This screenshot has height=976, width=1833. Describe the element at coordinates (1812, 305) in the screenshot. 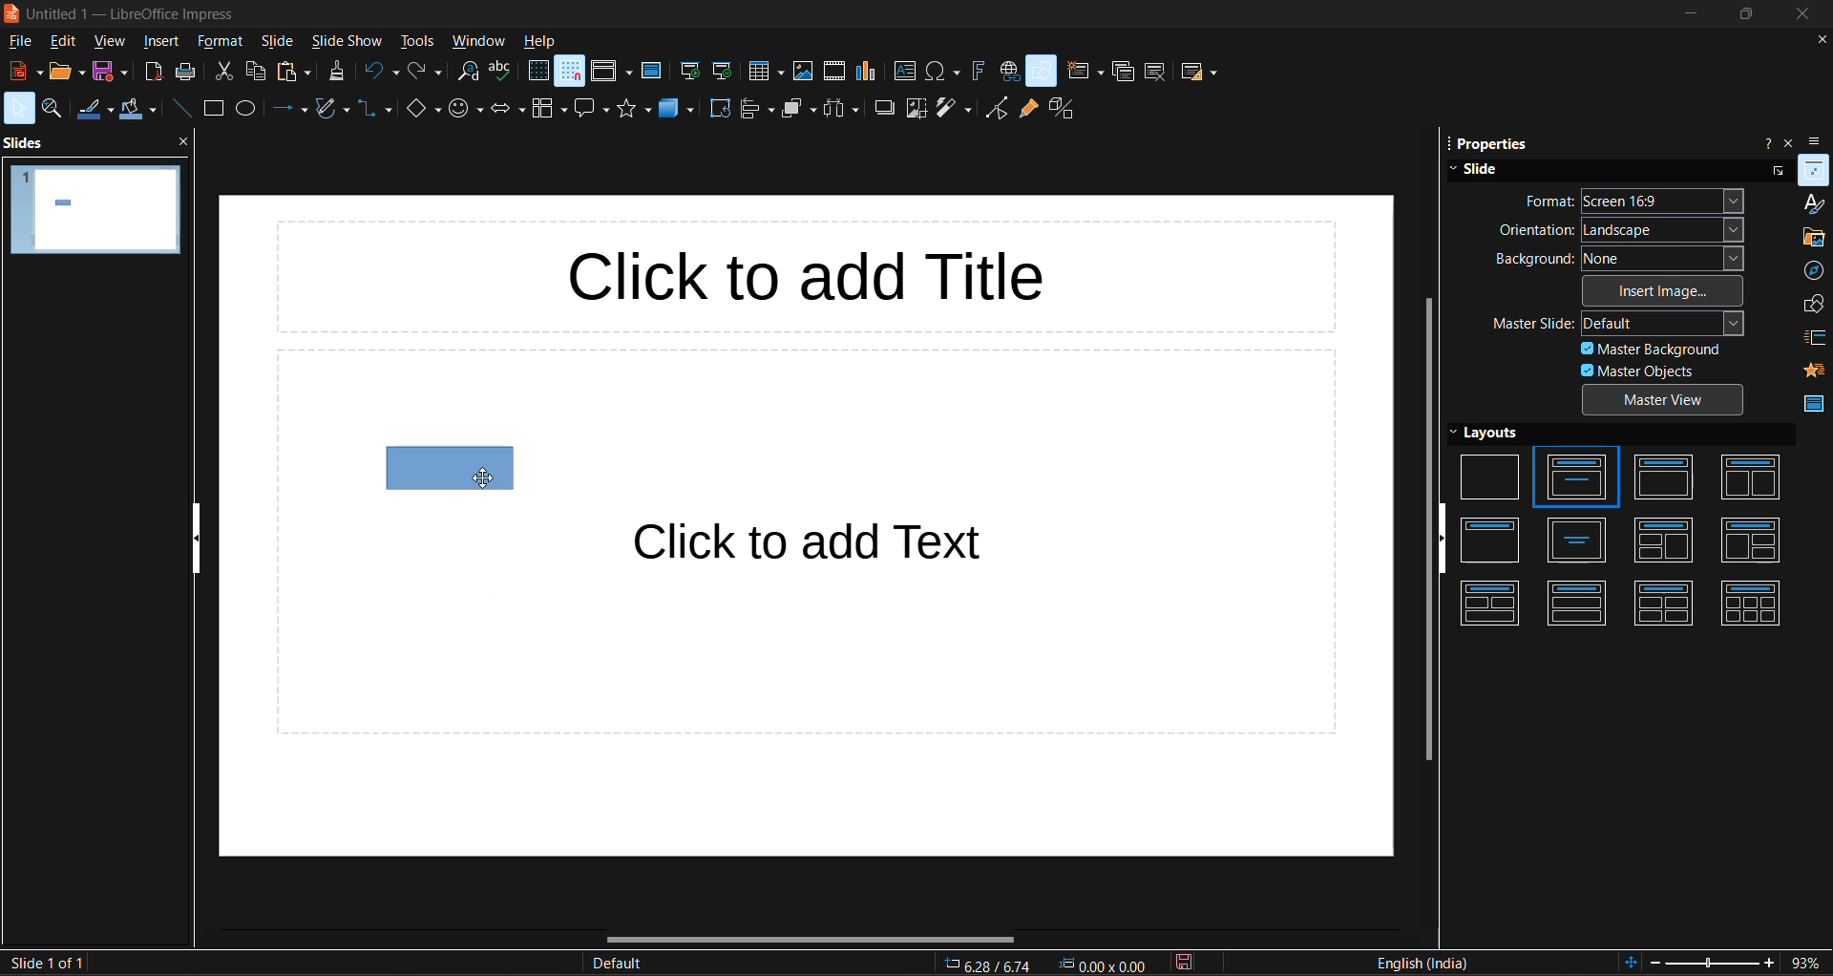

I see `shapes` at that location.